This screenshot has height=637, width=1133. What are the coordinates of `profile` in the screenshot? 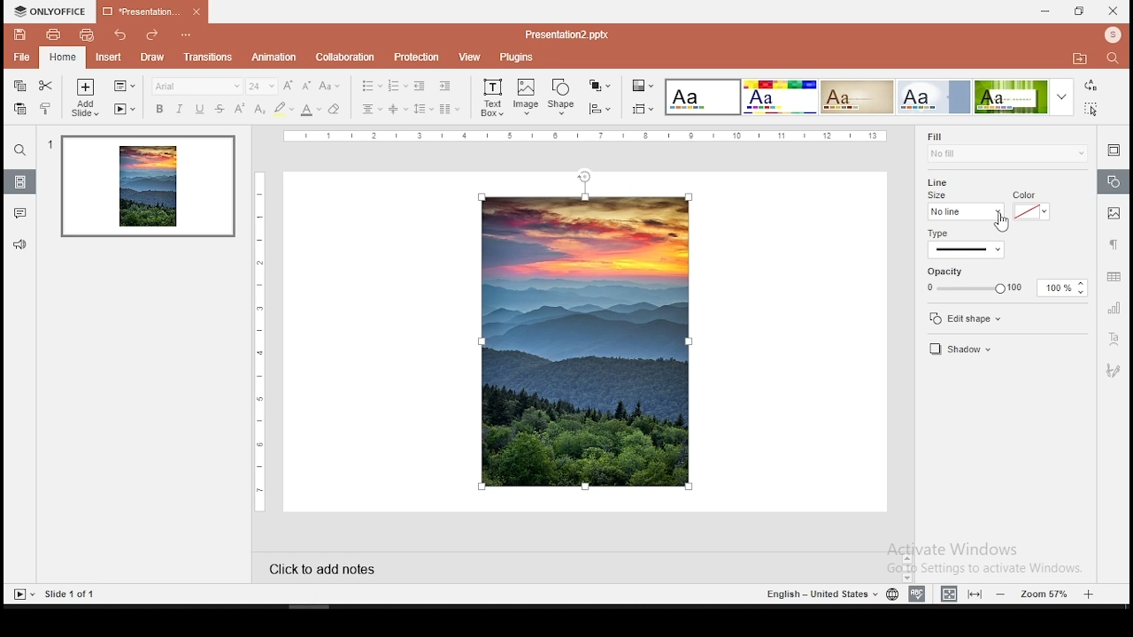 It's located at (1111, 35).